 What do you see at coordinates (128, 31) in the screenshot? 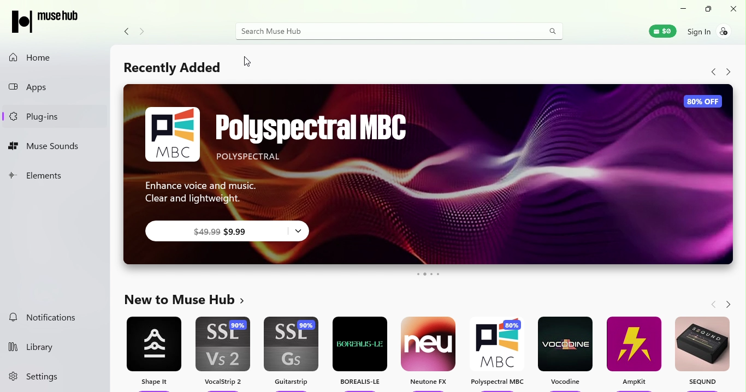
I see `Navigate back` at bounding box center [128, 31].